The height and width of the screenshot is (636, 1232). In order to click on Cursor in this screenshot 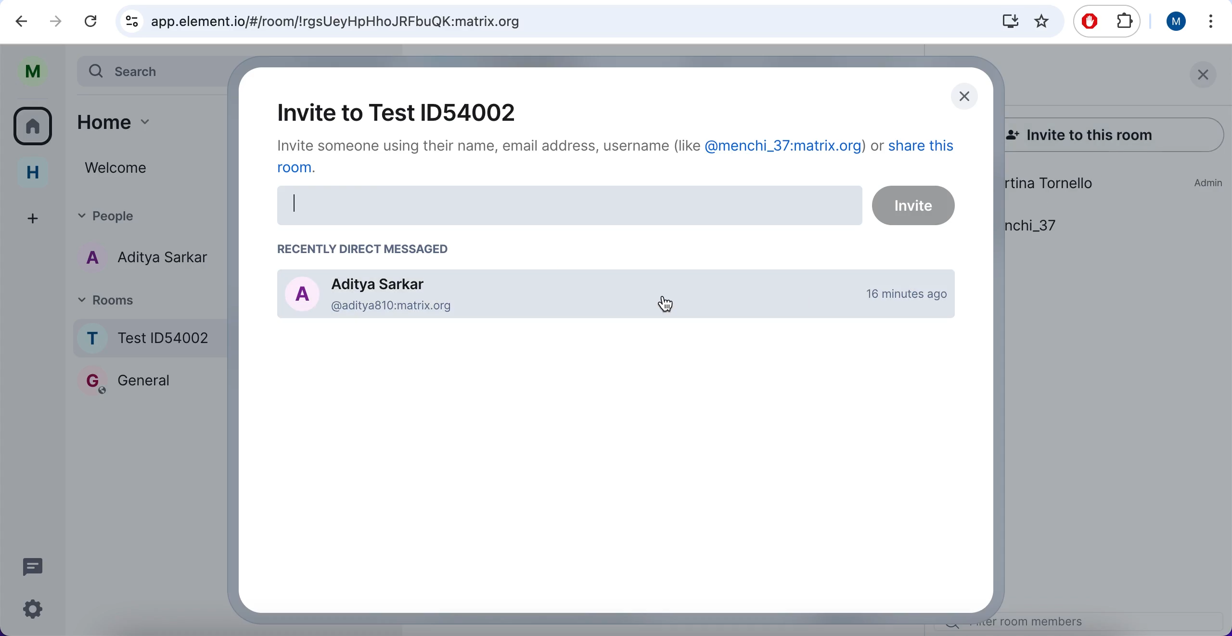, I will do `click(665, 302)`.